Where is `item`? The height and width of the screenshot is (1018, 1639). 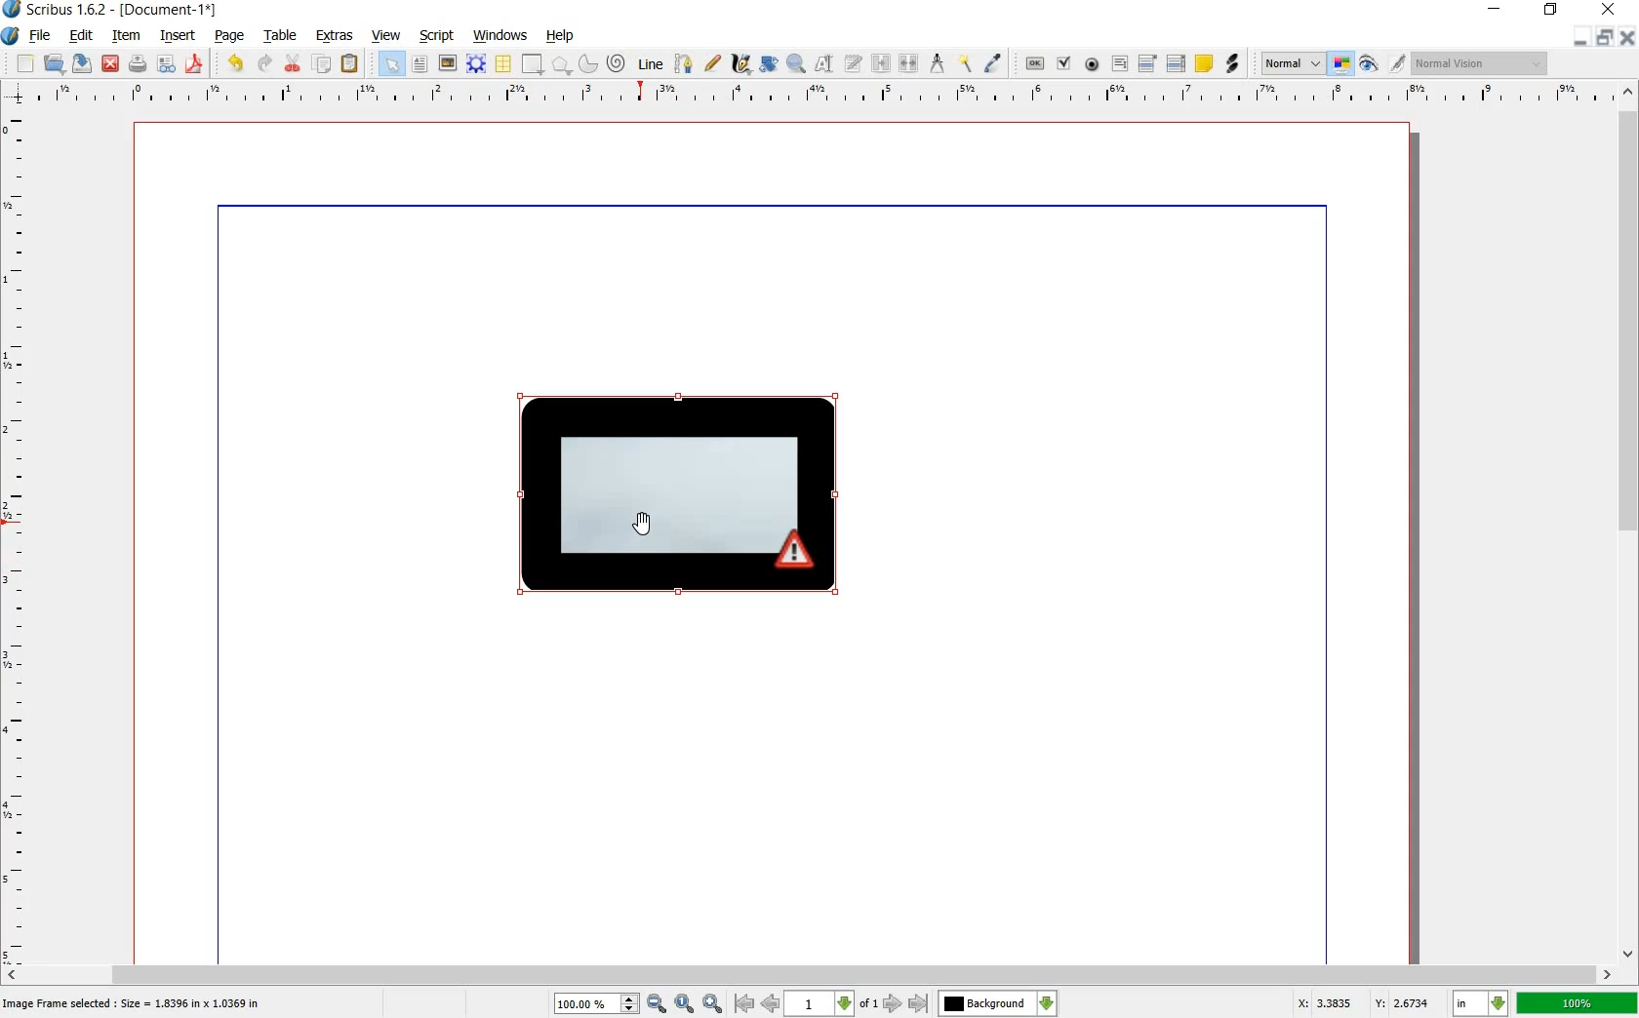
item is located at coordinates (123, 35).